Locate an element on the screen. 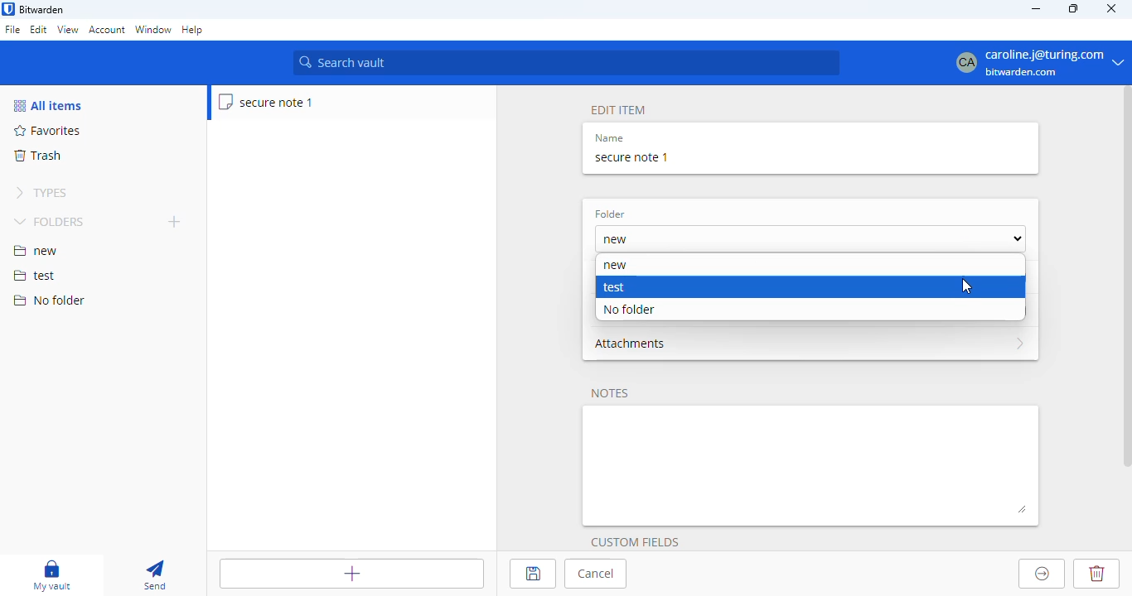  test is located at coordinates (35, 276).